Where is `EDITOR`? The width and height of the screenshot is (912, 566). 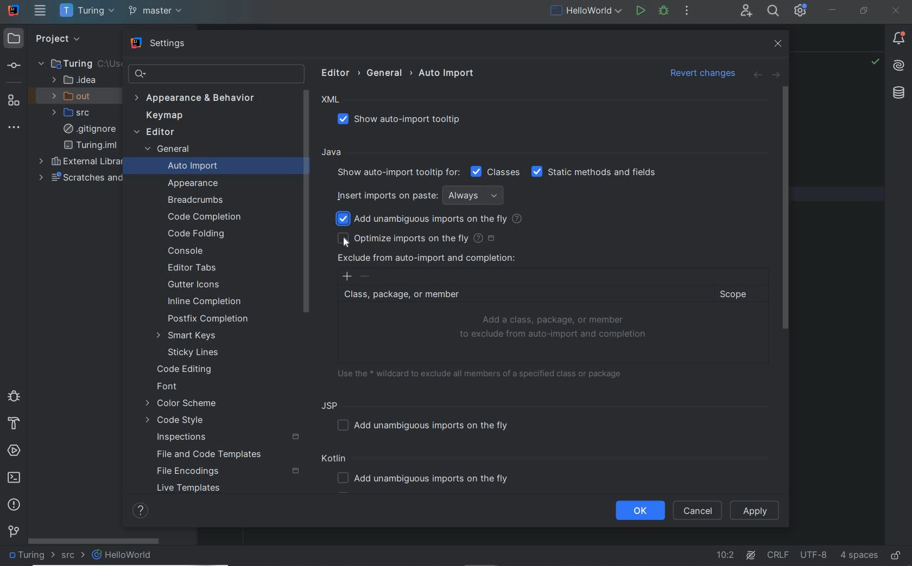
EDITOR is located at coordinates (154, 133).